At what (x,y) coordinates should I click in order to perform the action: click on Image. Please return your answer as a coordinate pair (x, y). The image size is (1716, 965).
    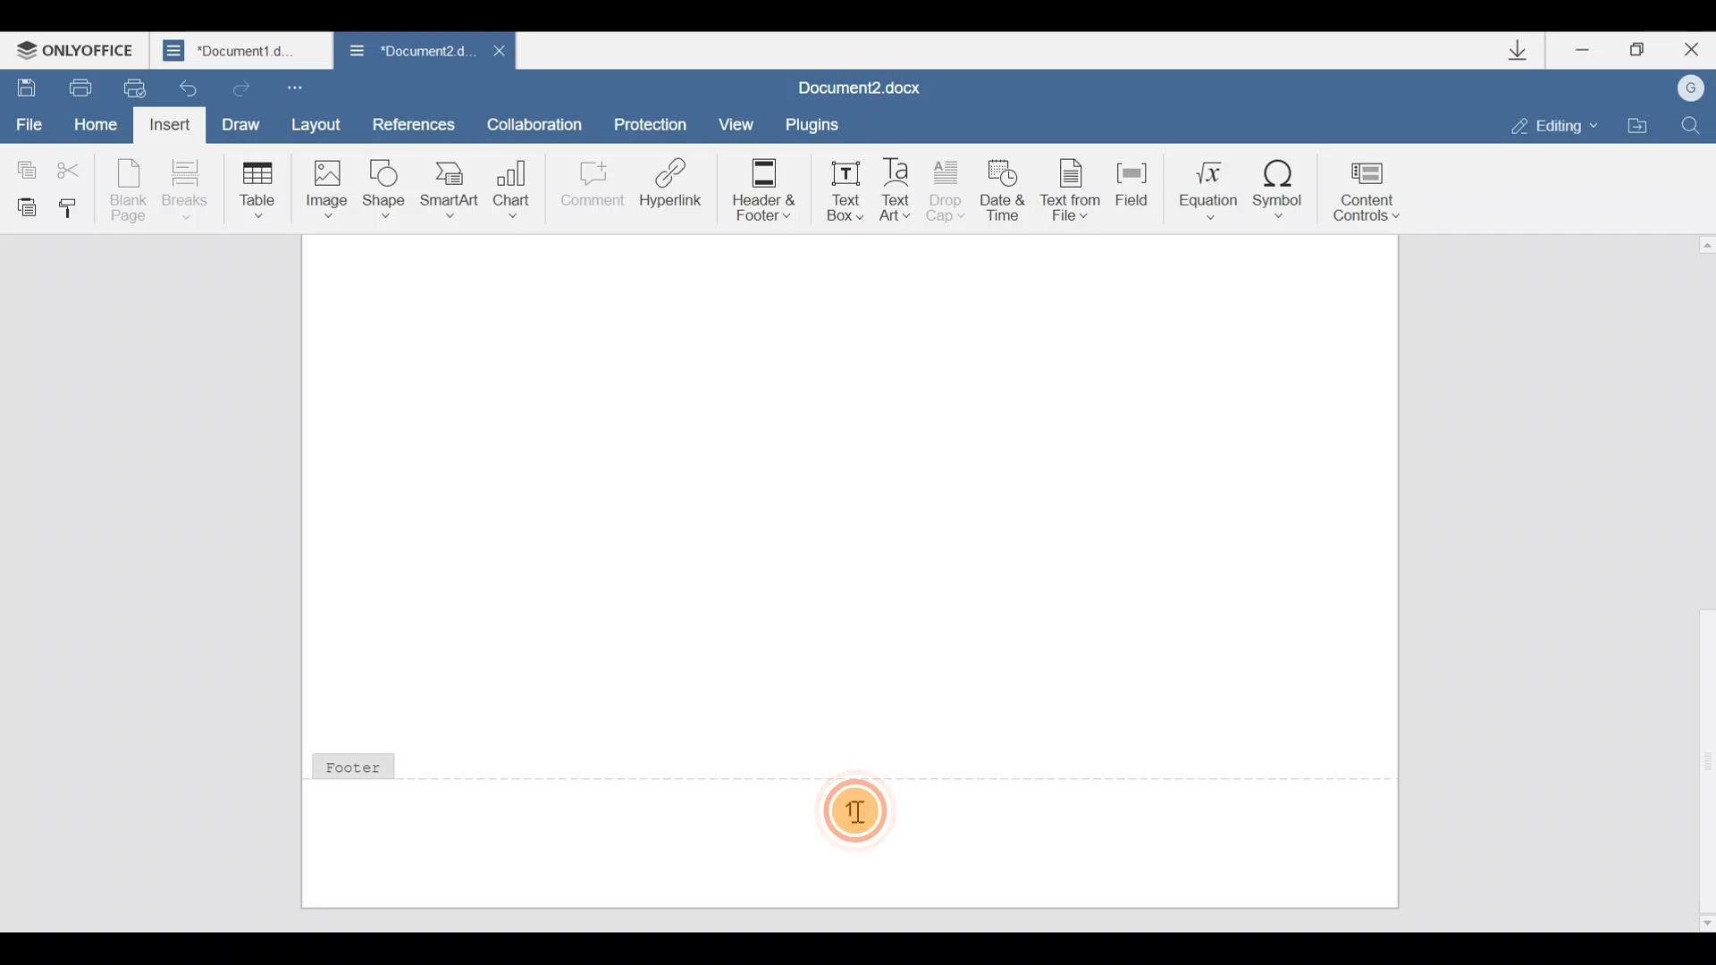
    Looking at the image, I should click on (326, 189).